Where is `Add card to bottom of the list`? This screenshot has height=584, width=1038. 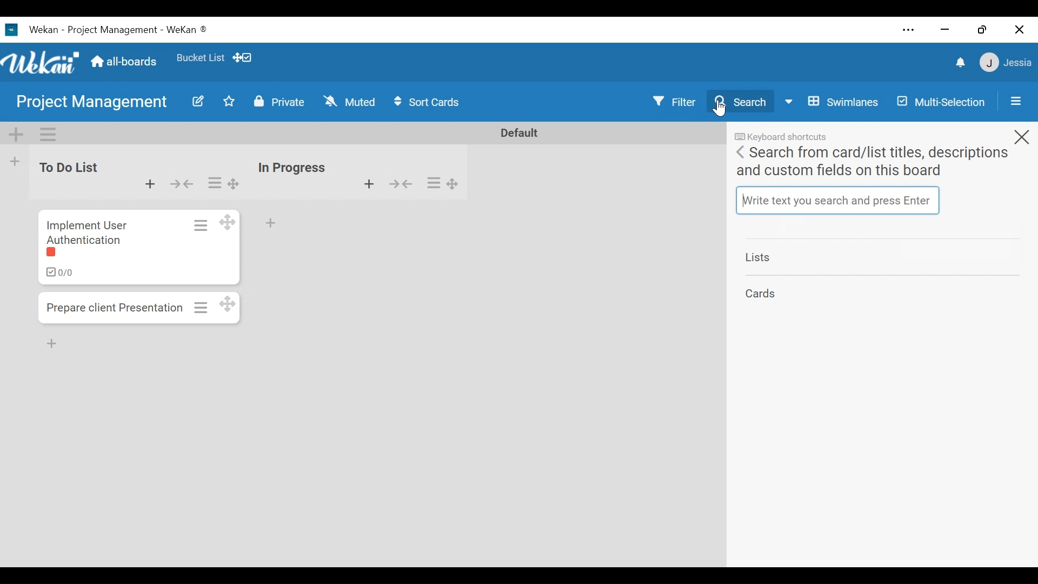
Add card to bottom of the list is located at coordinates (271, 223).